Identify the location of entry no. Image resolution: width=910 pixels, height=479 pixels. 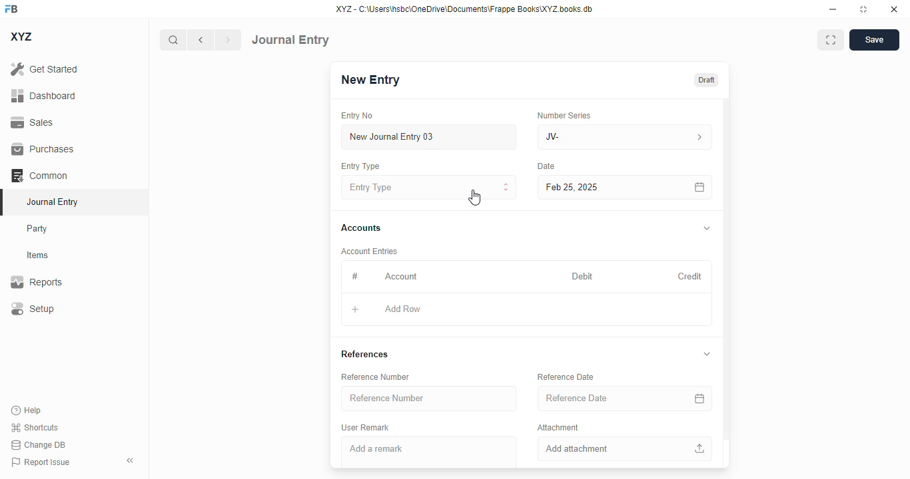
(357, 116).